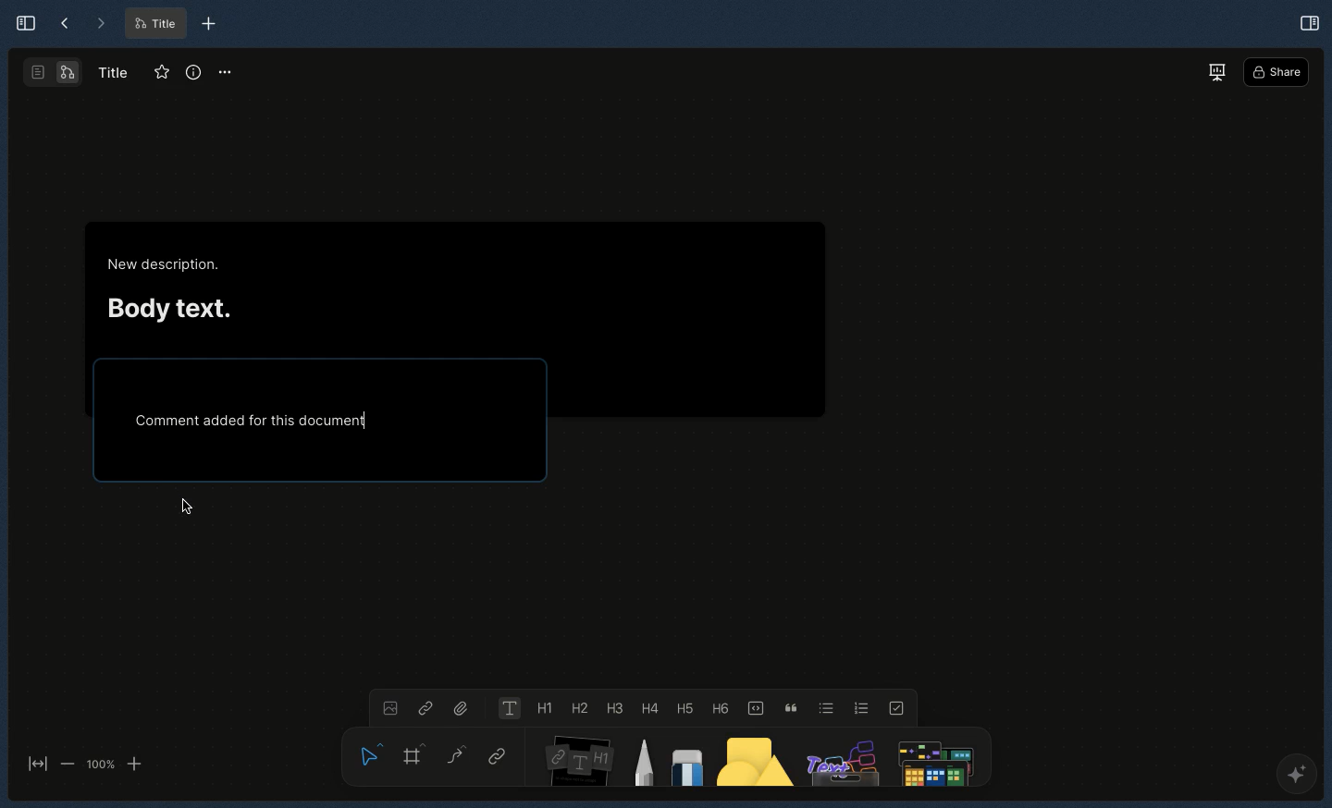 This screenshot has width=1332, height=808. I want to click on Numbered list, so click(862, 707).